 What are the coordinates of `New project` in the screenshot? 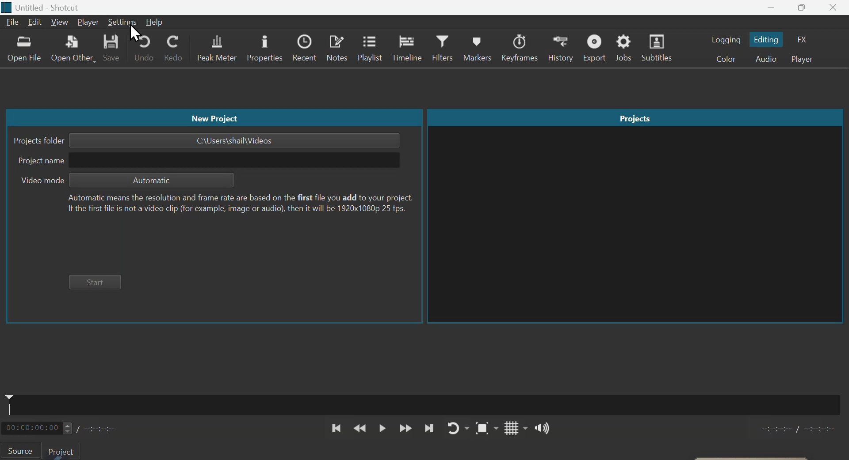 It's located at (214, 117).